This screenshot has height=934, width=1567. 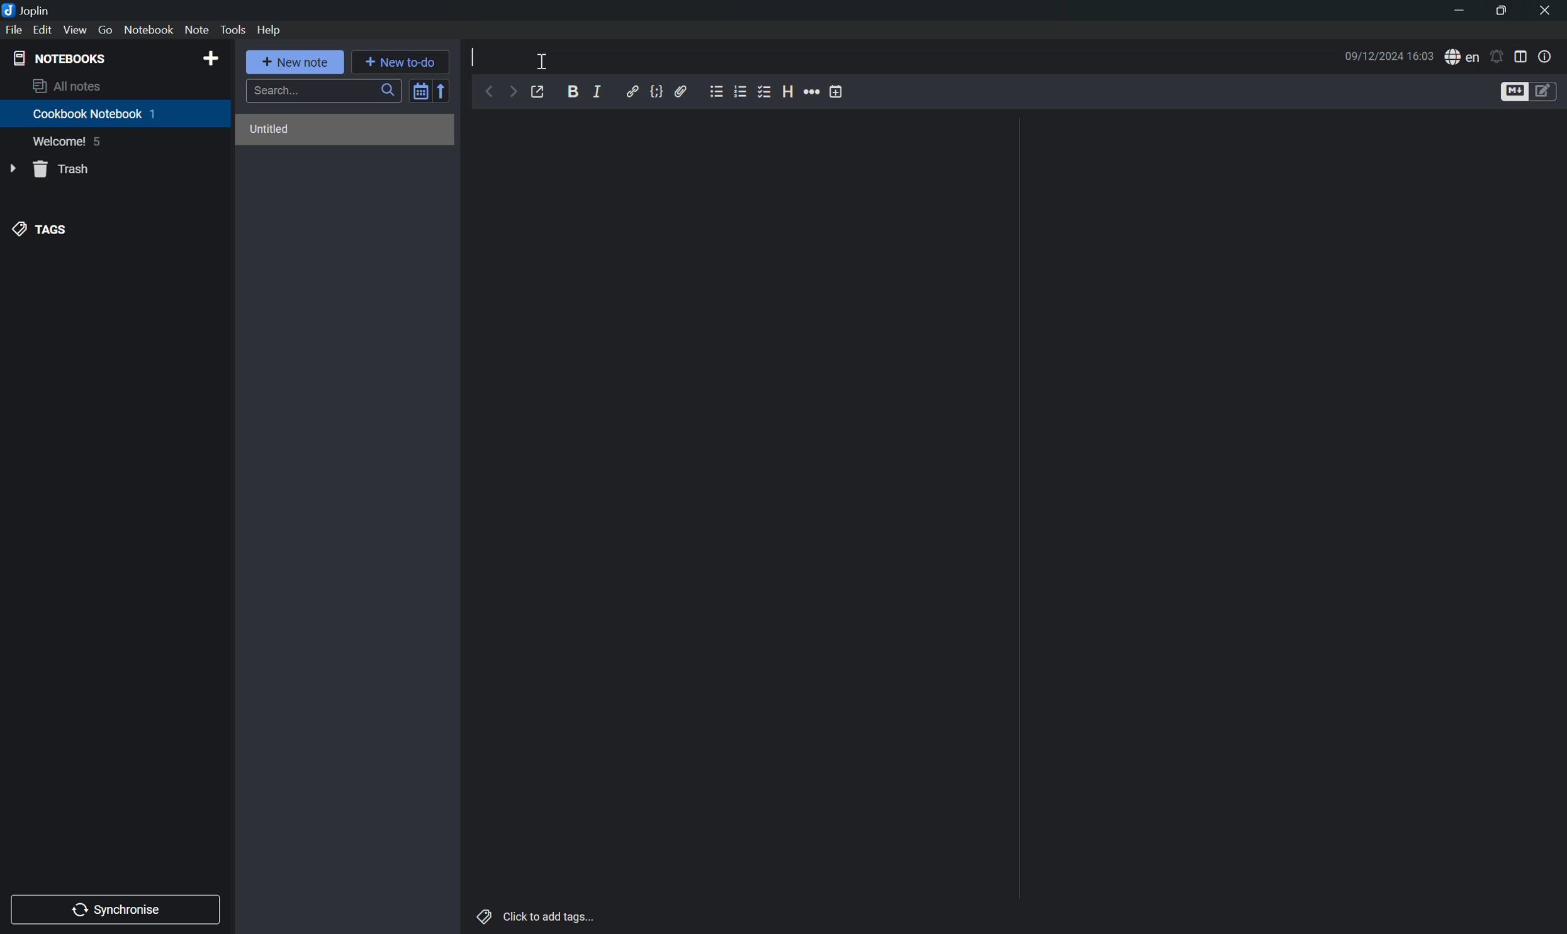 What do you see at coordinates (418, 93) in the screenshot?
I see `Toggle sort order field` at bounding box center [418, 93].